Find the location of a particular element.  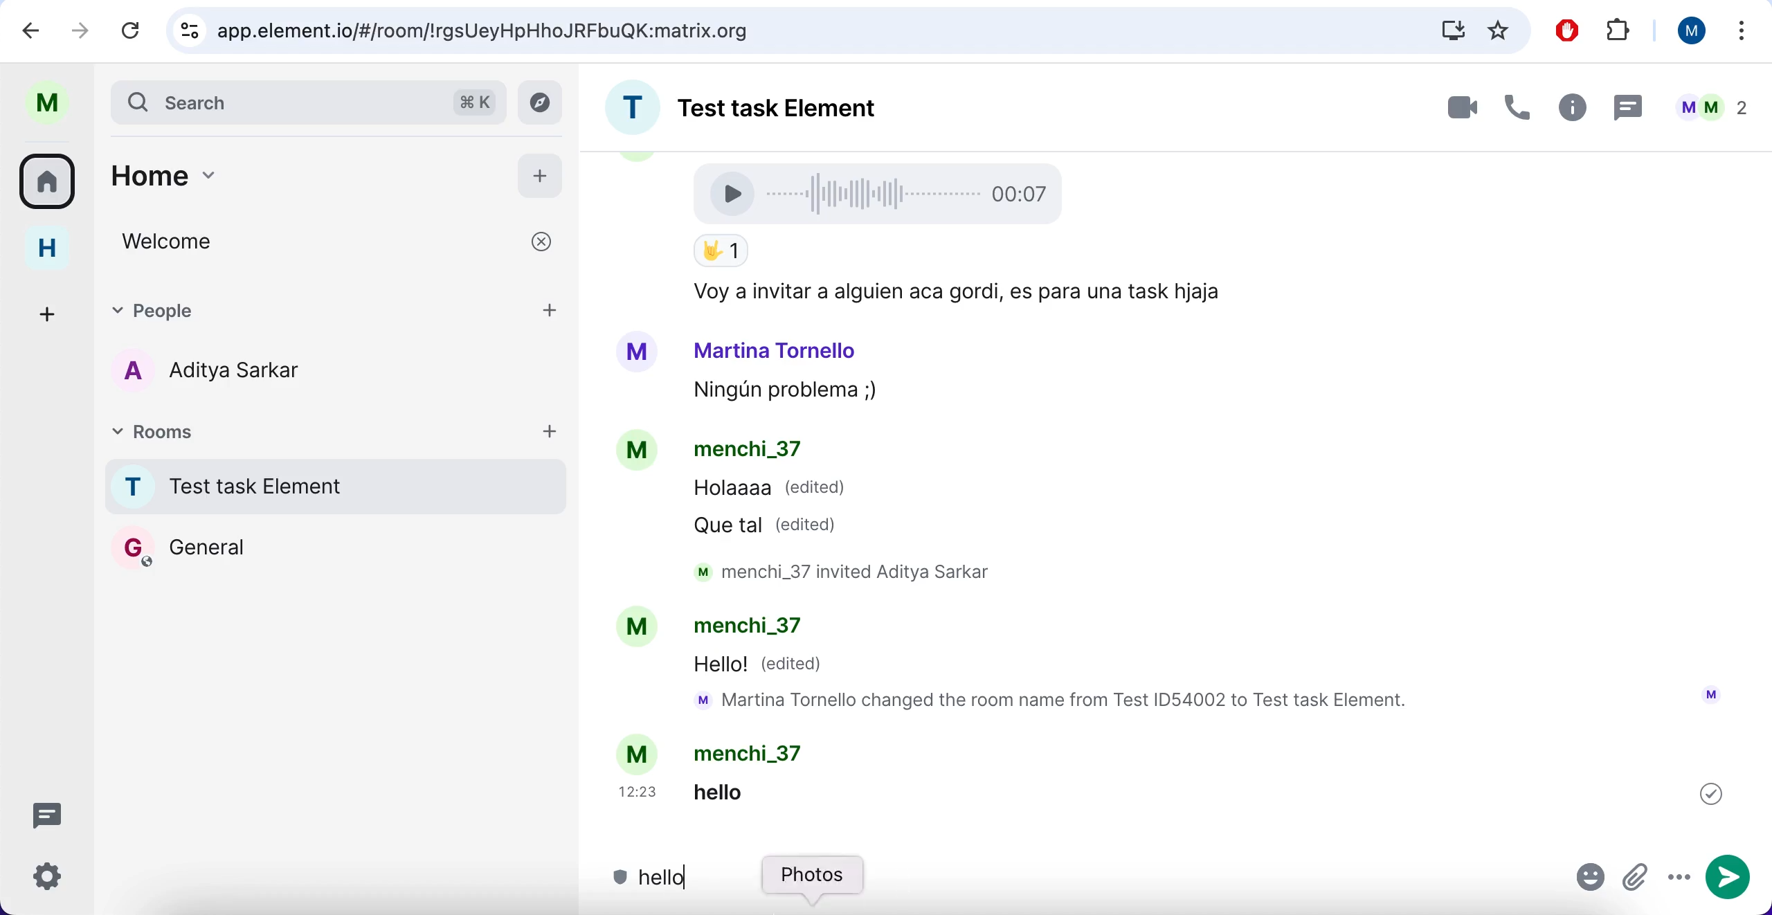

rooms is located at coordinates (227, 430).